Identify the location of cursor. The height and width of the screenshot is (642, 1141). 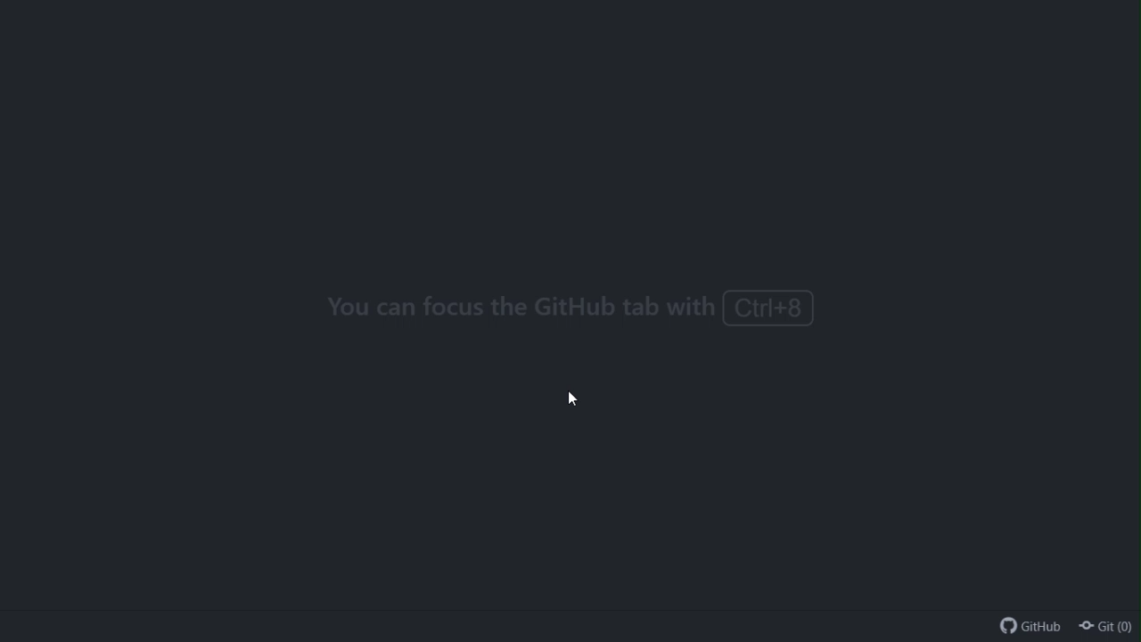
(572, 400).